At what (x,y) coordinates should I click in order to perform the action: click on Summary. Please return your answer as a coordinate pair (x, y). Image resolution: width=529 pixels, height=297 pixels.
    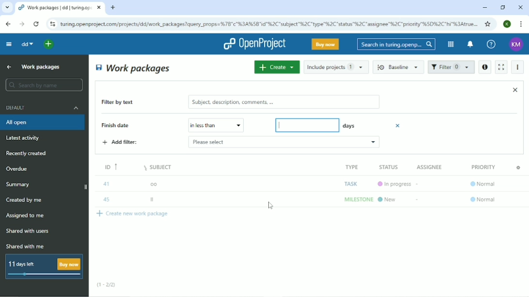
    Looking at the image, I should click on (19, 184).